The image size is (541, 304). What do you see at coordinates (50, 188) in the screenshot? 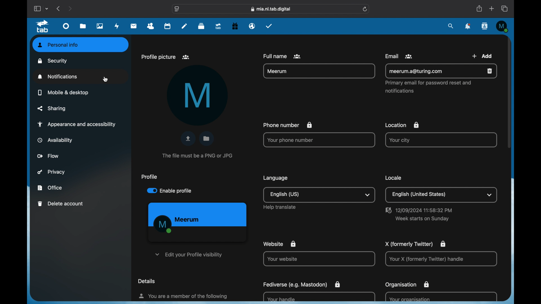
I see `office` at bounding box center [50, 188].